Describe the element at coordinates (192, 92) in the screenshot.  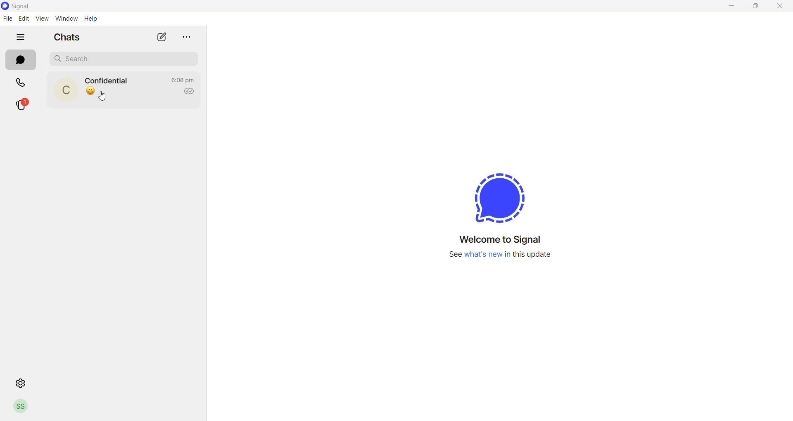
I see `read recipient` at that location.